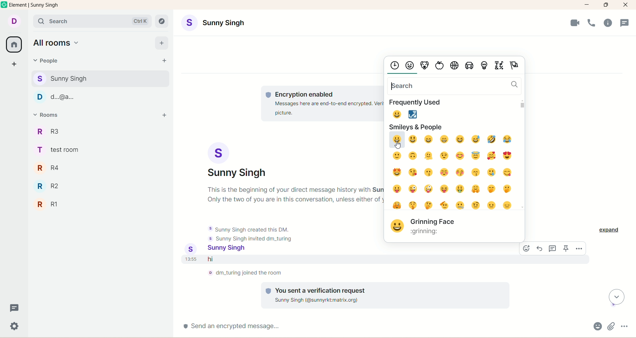 The width and height of the screenshot is (636, 338). Describe the element at coordinates (476, 189) in the screenshot. I see `Smiling face with open hands` at that location.